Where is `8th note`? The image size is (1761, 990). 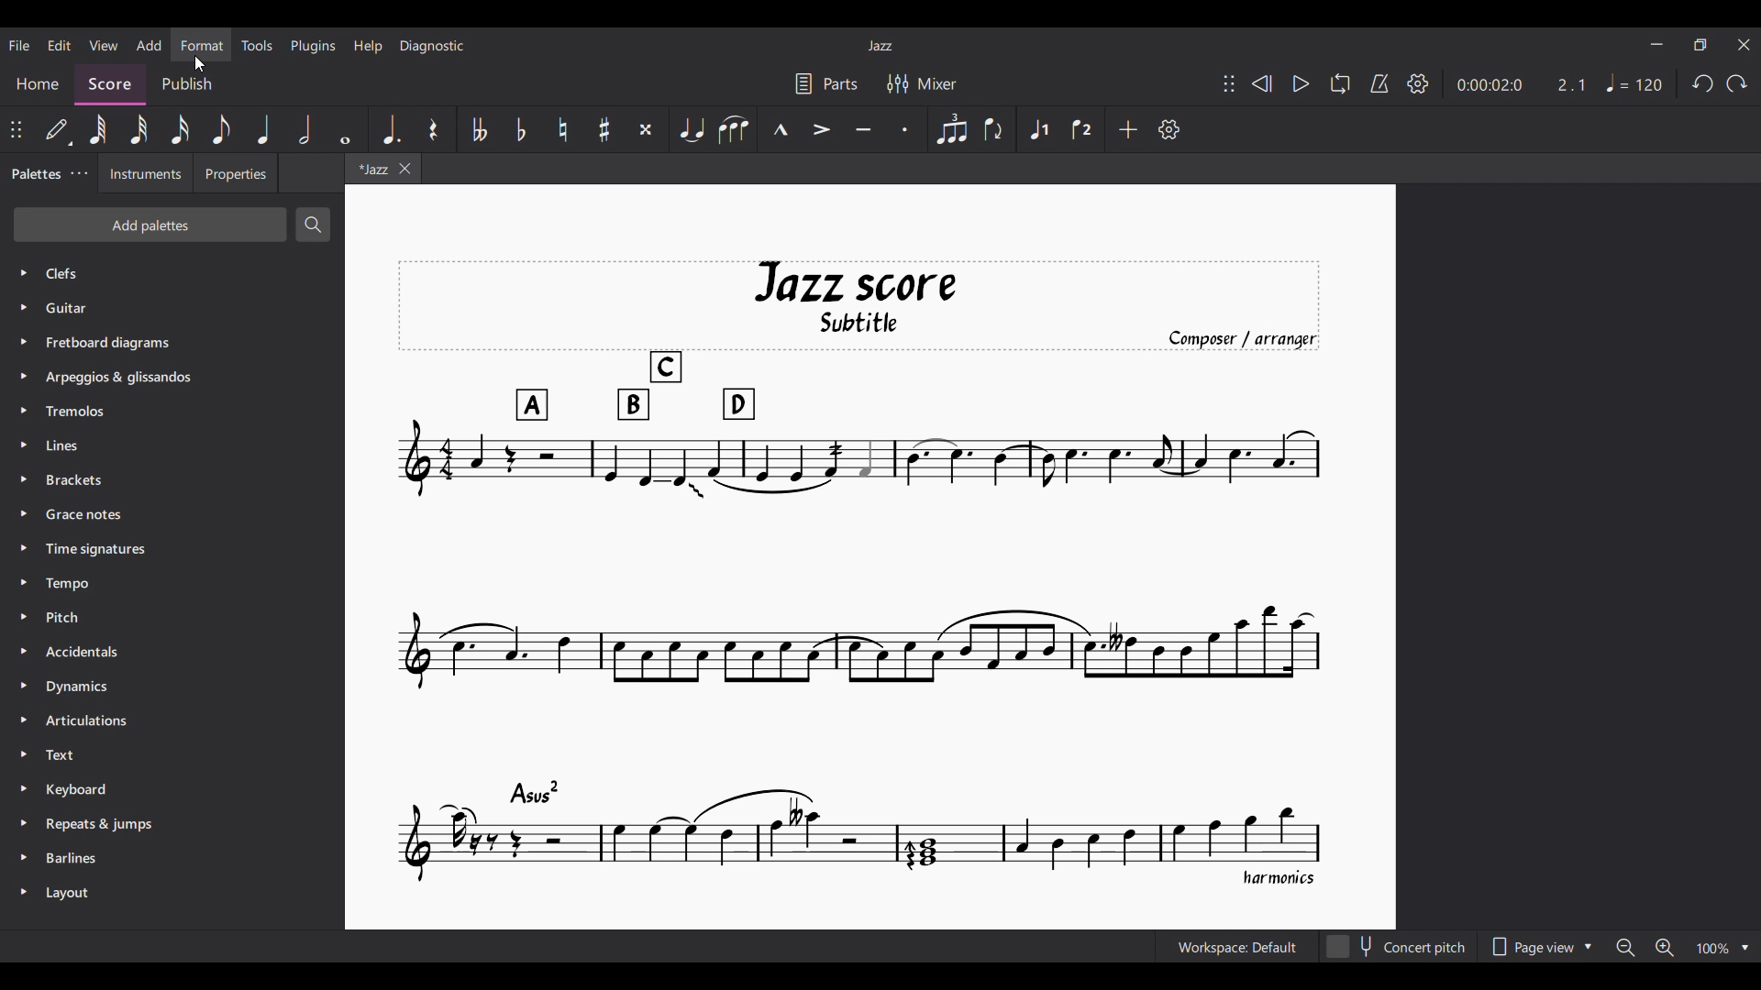
8th note is located at coordinates (221, 129).